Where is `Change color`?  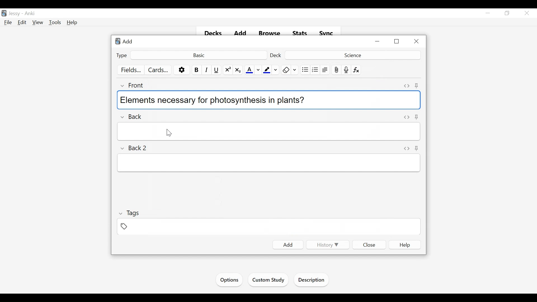
Change color is located at coordinates (258, 70).